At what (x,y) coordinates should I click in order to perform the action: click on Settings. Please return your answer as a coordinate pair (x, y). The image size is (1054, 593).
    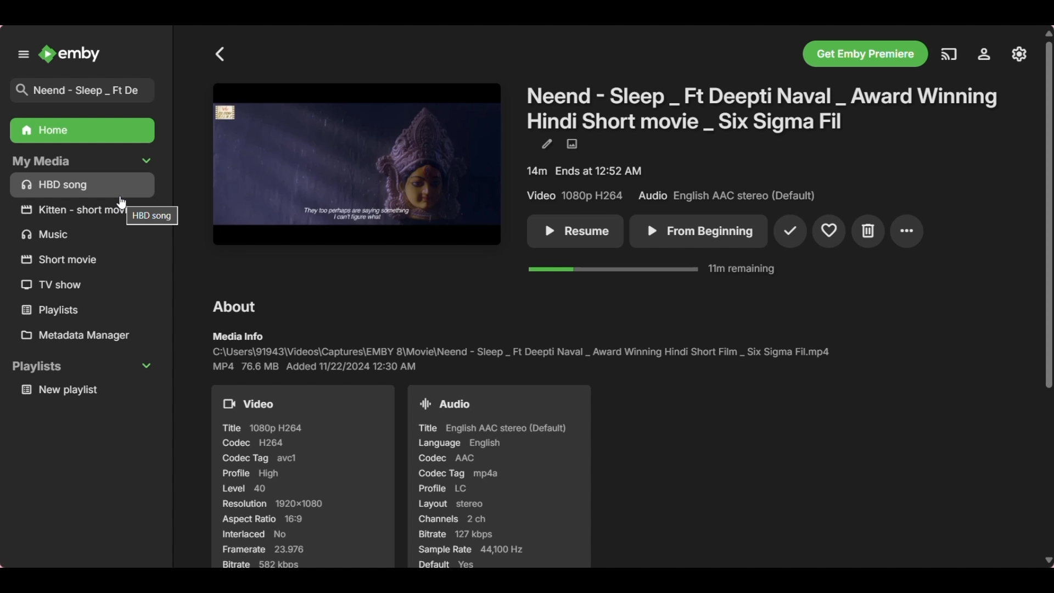
    Looking at the image, I should click on (984, 54).